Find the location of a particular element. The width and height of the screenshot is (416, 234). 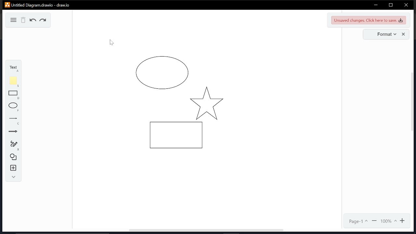

100% is located at coordinates (388, 221).